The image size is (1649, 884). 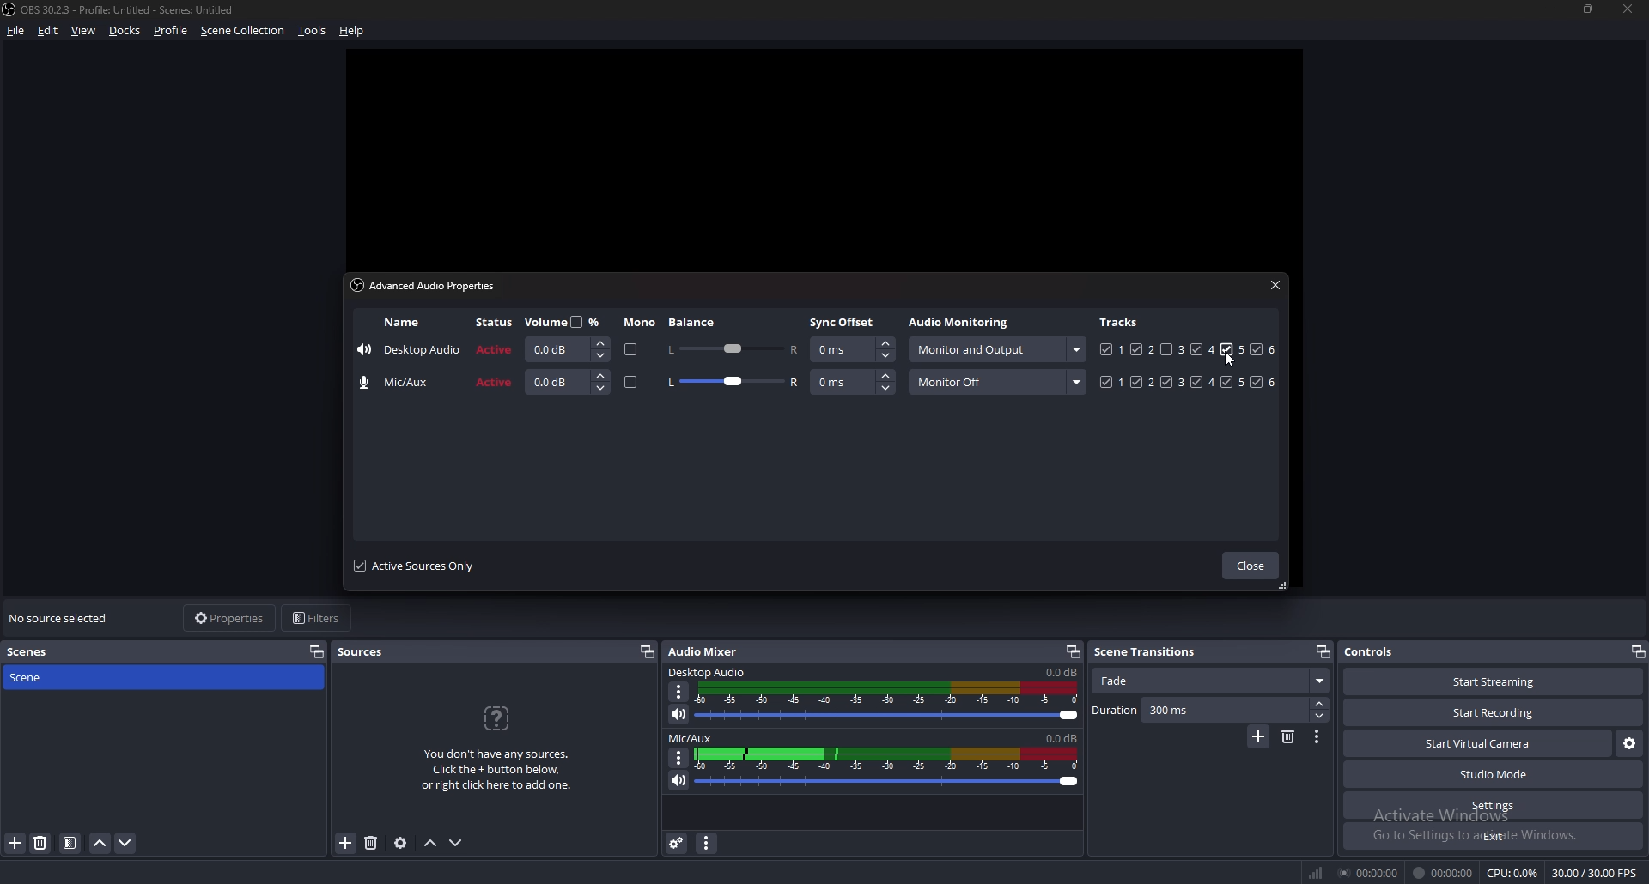 What do you see at coordinates (1322, 651) in the screenshot?
I see `pop out` at bounding box center [1322, 651].